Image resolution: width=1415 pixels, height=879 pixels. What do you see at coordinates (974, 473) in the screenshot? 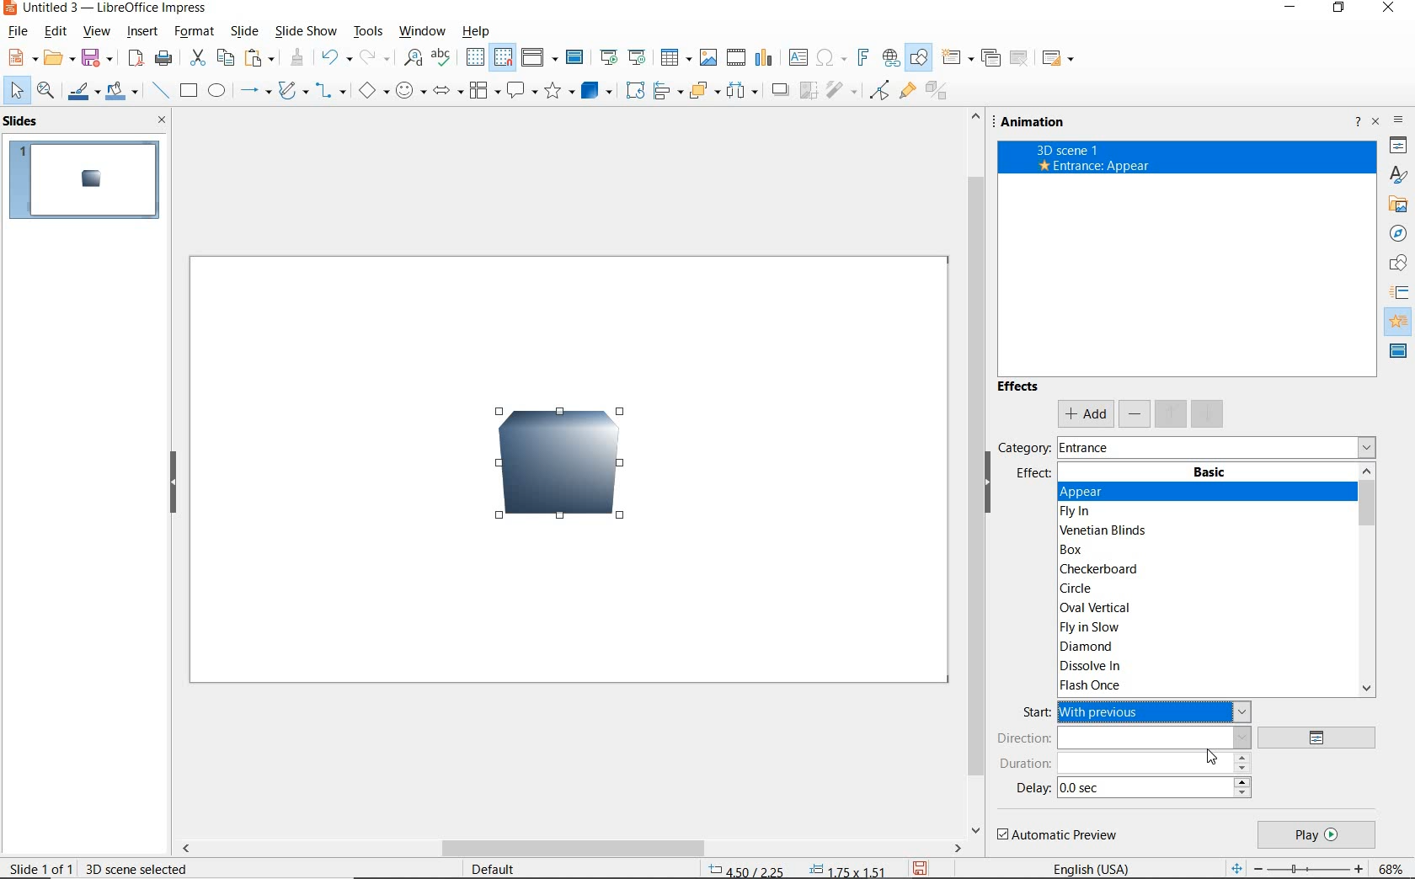
I see `SCROLLBAR` at bounding box center [974, 473].